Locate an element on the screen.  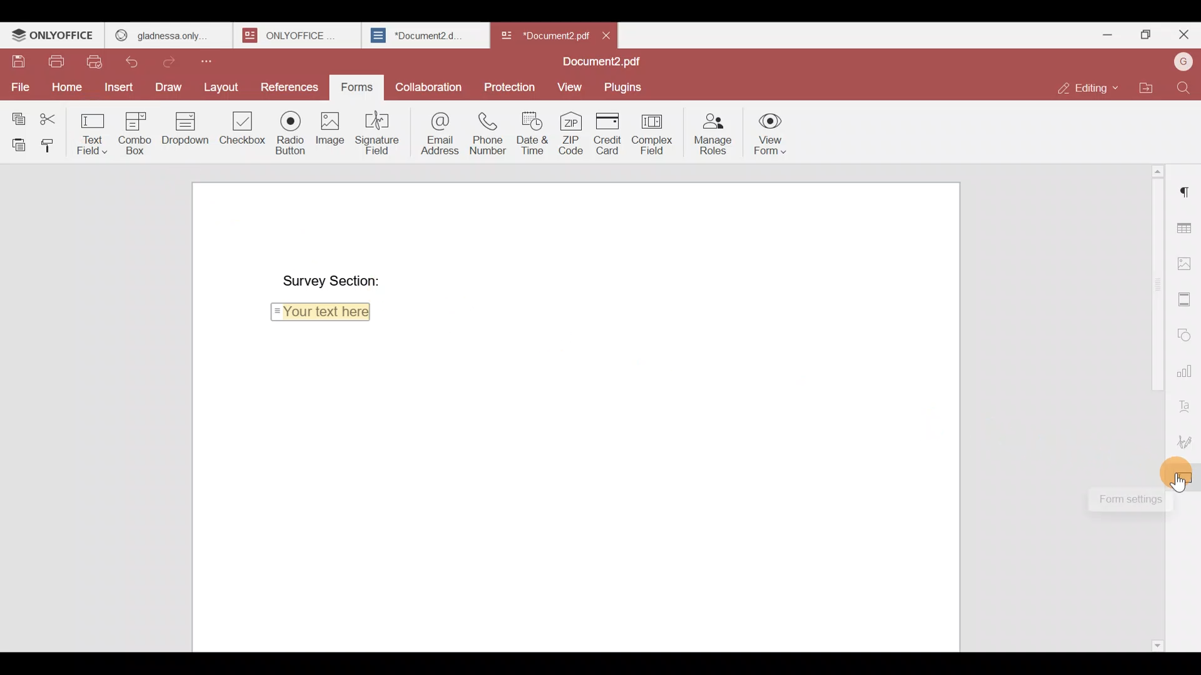
GLADNESS ONLY is located at coordinates (165, 32).